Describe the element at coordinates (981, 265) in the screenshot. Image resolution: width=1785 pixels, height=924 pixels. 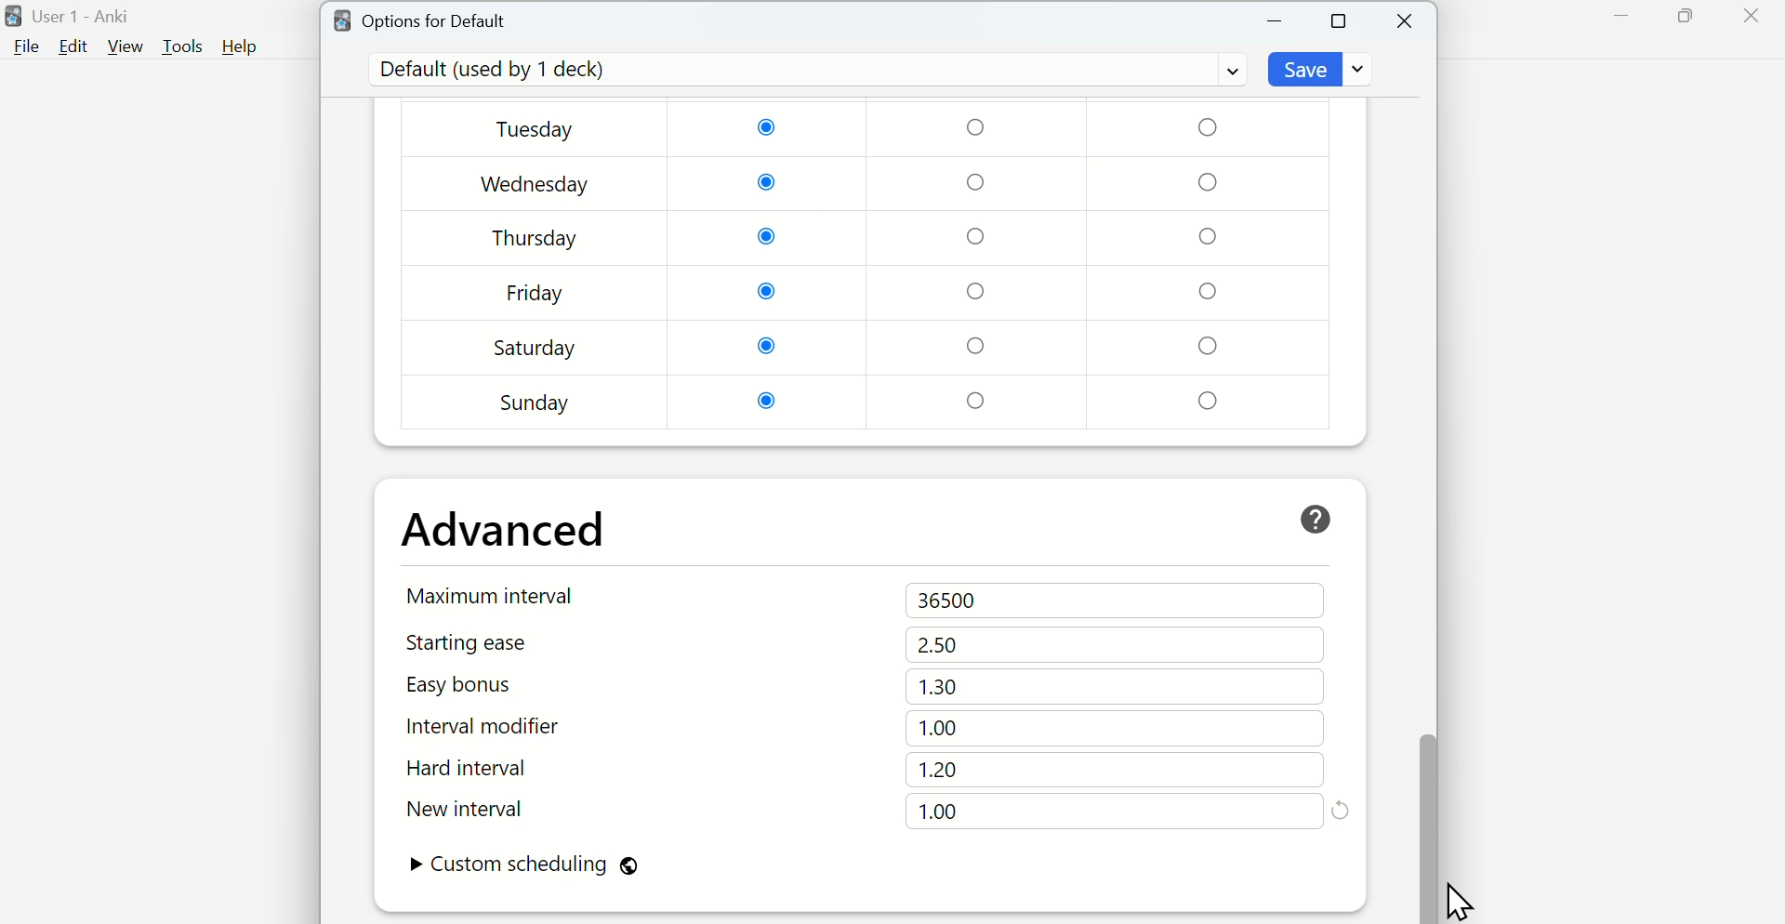
I see `Checkboxes` at that location.